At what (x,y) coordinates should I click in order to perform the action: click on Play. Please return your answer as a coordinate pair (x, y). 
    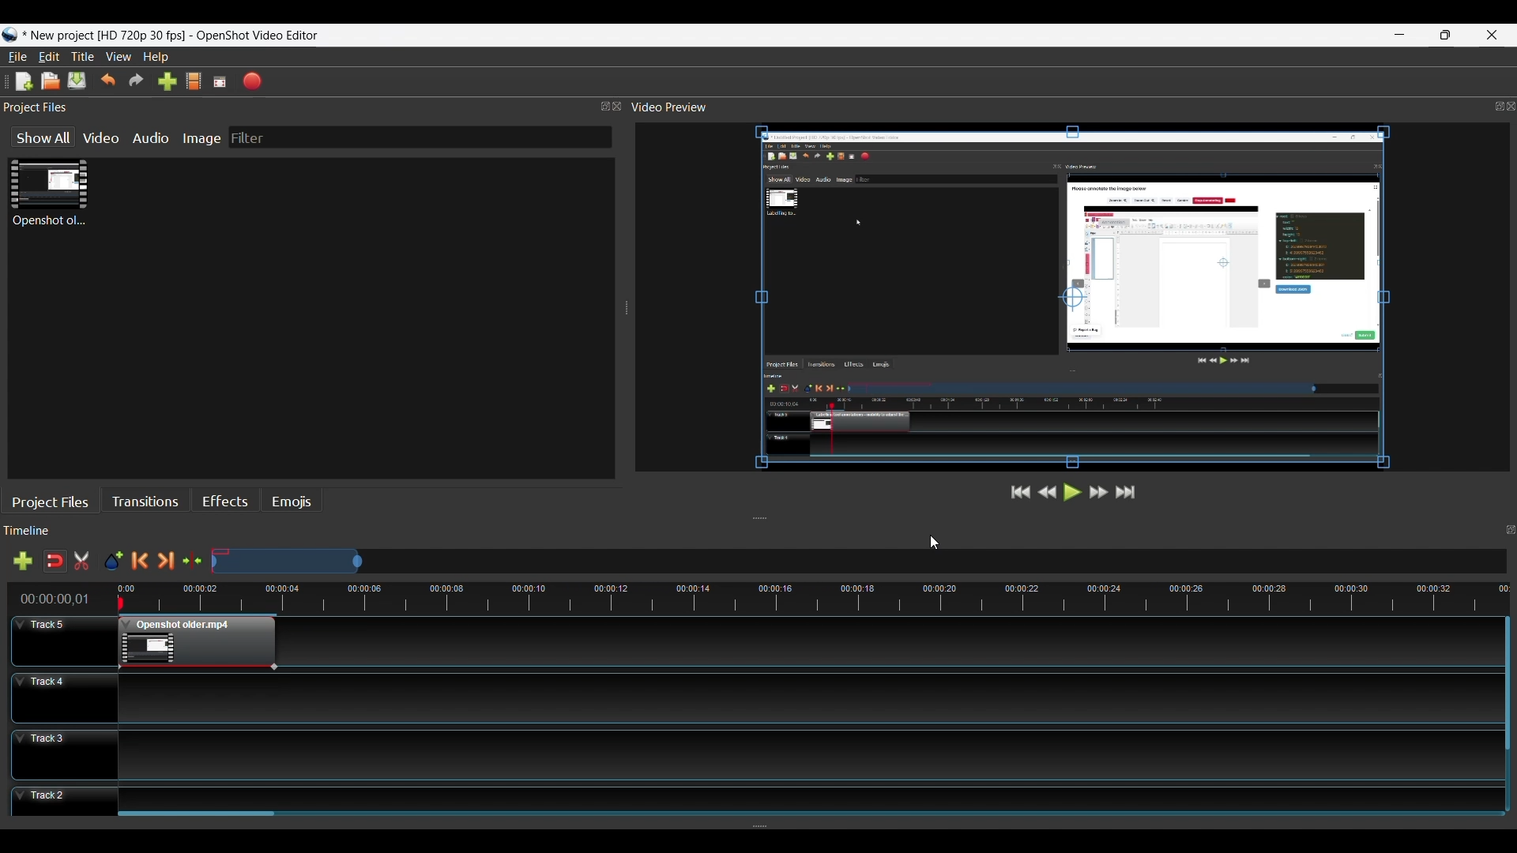
    Looking at the image, I should click on (1073, 492).